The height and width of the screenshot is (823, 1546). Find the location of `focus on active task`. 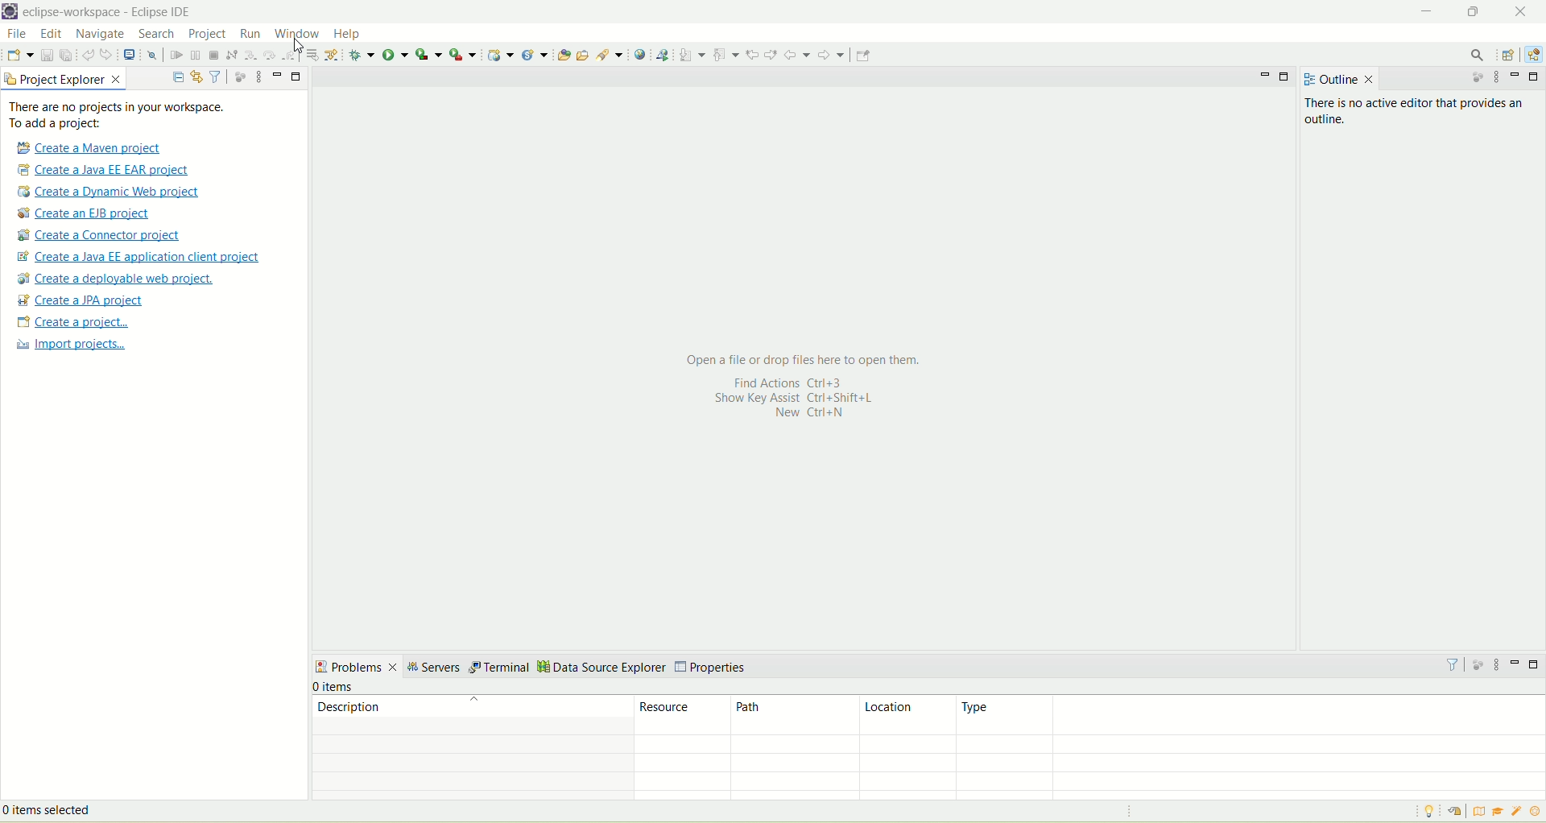

focus on active task is located at coordinates (1479, 665).